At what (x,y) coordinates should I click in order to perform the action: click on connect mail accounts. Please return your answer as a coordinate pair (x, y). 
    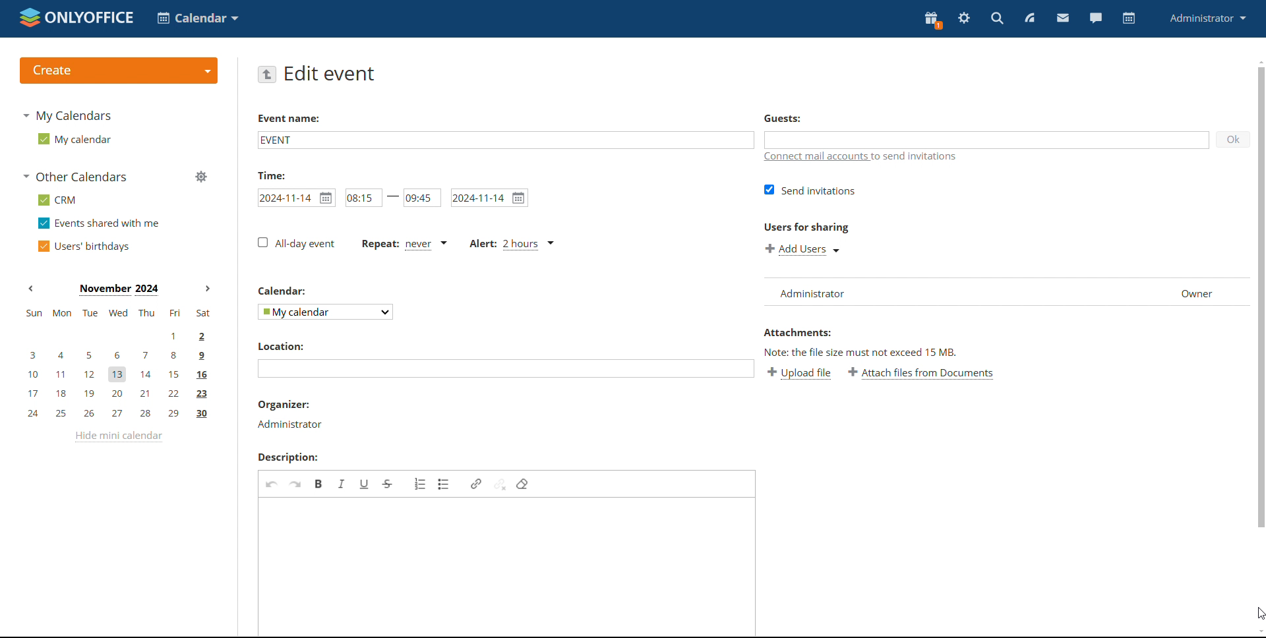
    Looking at the image, I should click on (866, 158).